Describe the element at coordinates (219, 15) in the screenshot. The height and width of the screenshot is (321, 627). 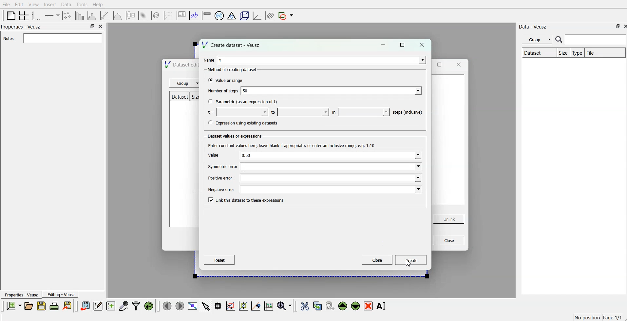
I see `polar graph` at that location.